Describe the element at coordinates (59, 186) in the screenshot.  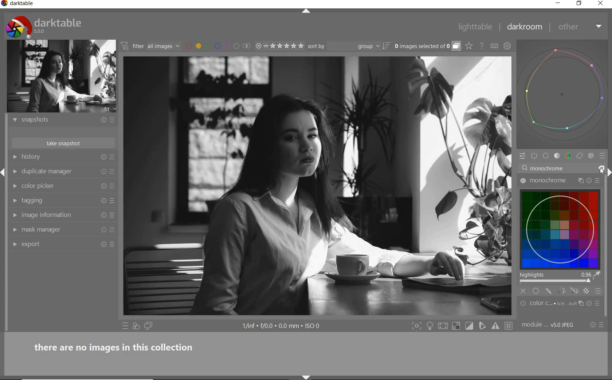
I see `color picker` at that location.